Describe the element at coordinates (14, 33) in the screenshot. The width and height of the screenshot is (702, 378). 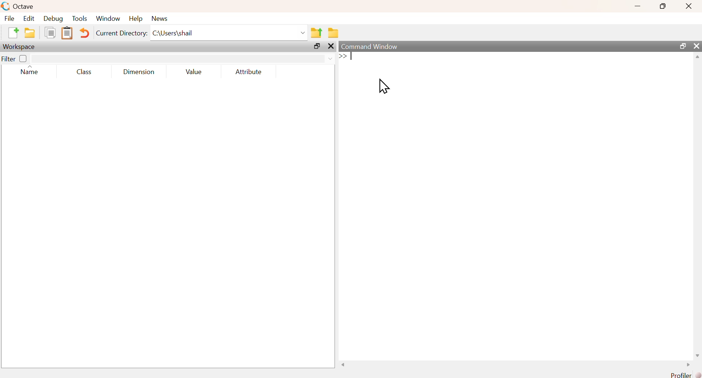
I see `New File` at that location.